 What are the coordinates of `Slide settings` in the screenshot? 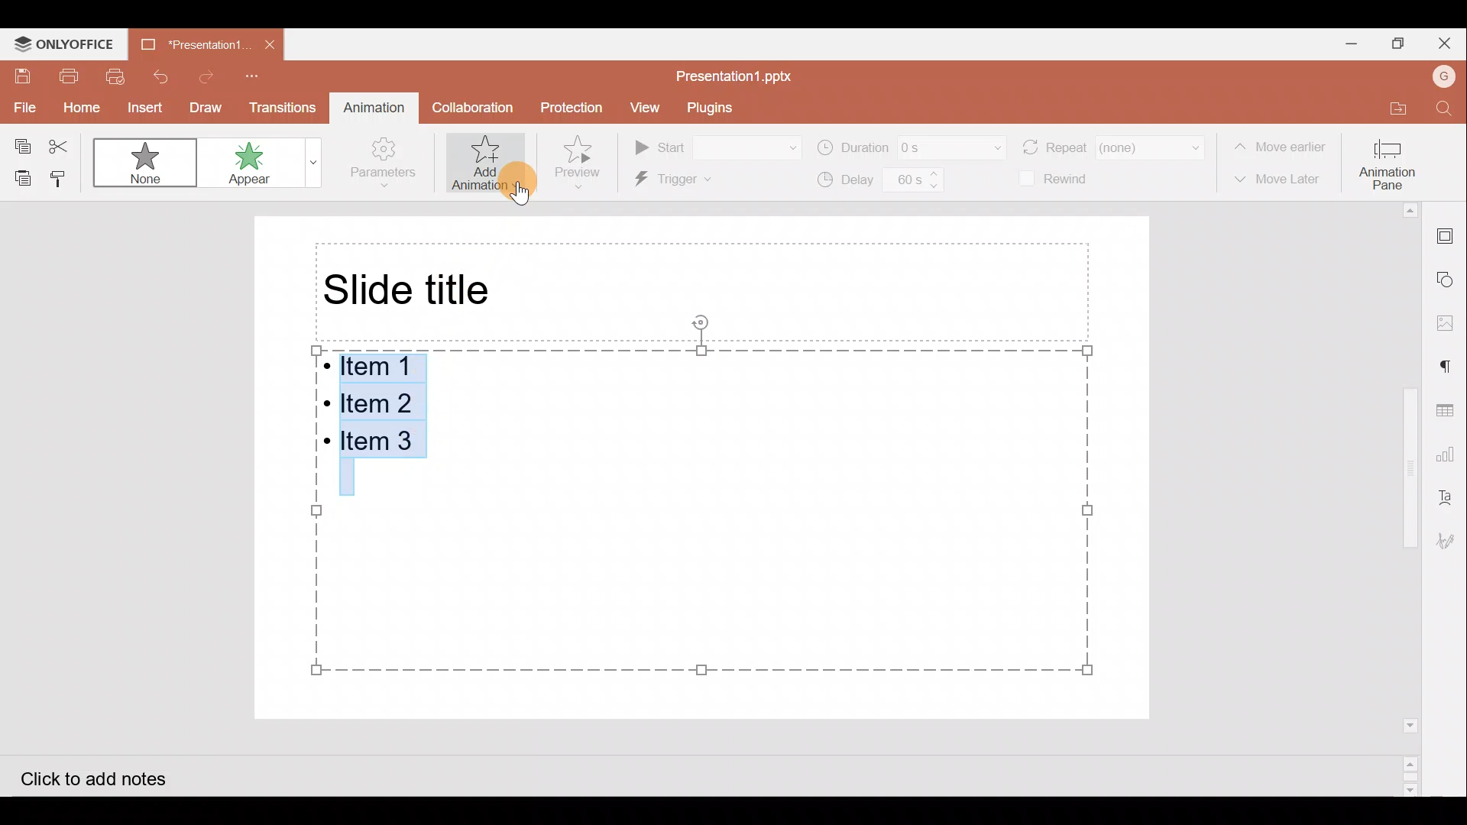 It's located at (1452, 238).